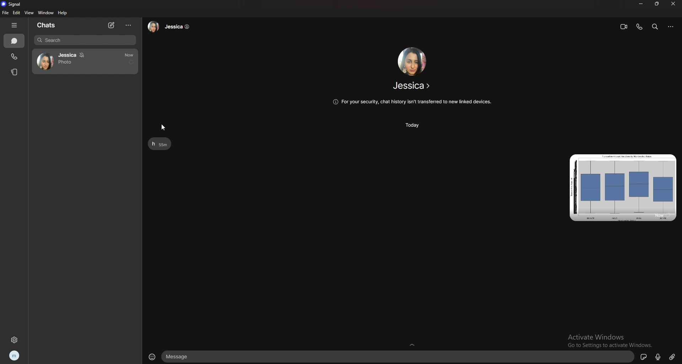  Describe the element at coordinates (85, 40) in the screenshot. I see `search bar` at that location.